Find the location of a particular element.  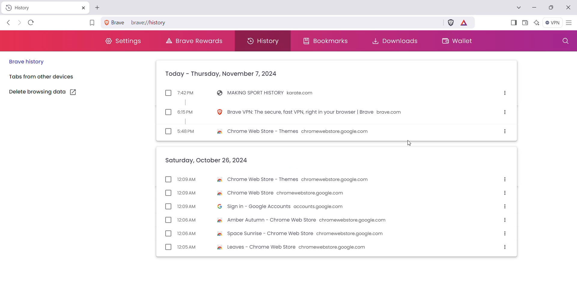

cursor is located at coordinates (410, 142).